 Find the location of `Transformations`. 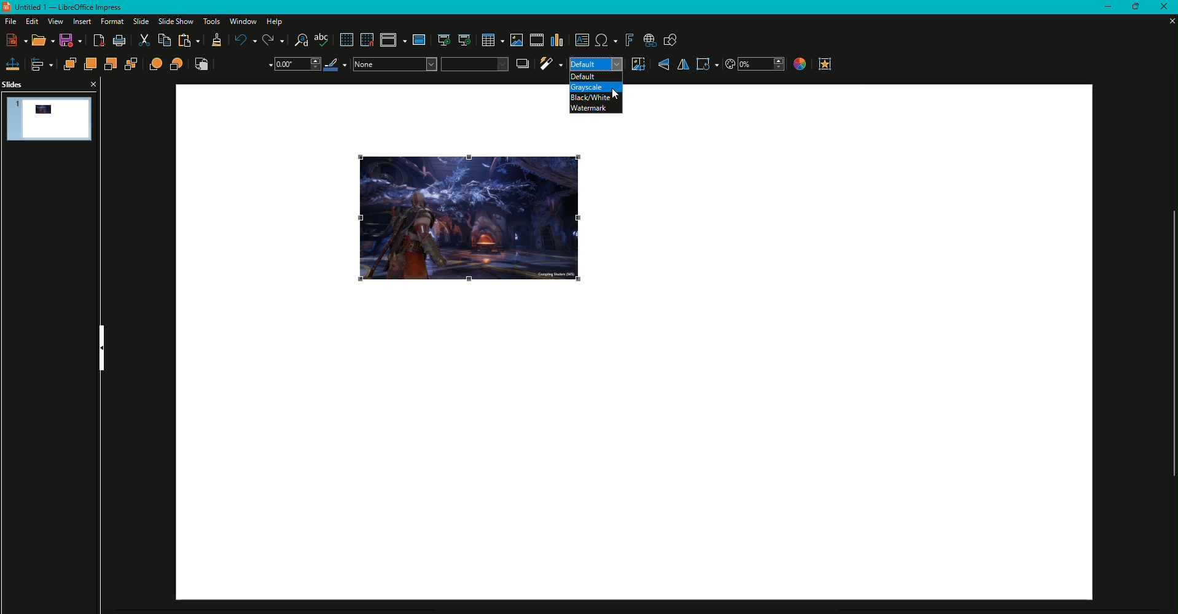

Transformations is located at coordinates (707, 64).